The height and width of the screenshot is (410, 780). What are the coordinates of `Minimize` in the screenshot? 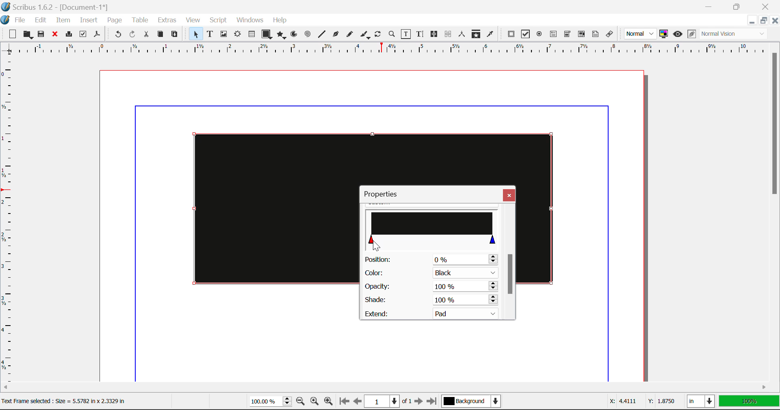 It's located at (763, 20).